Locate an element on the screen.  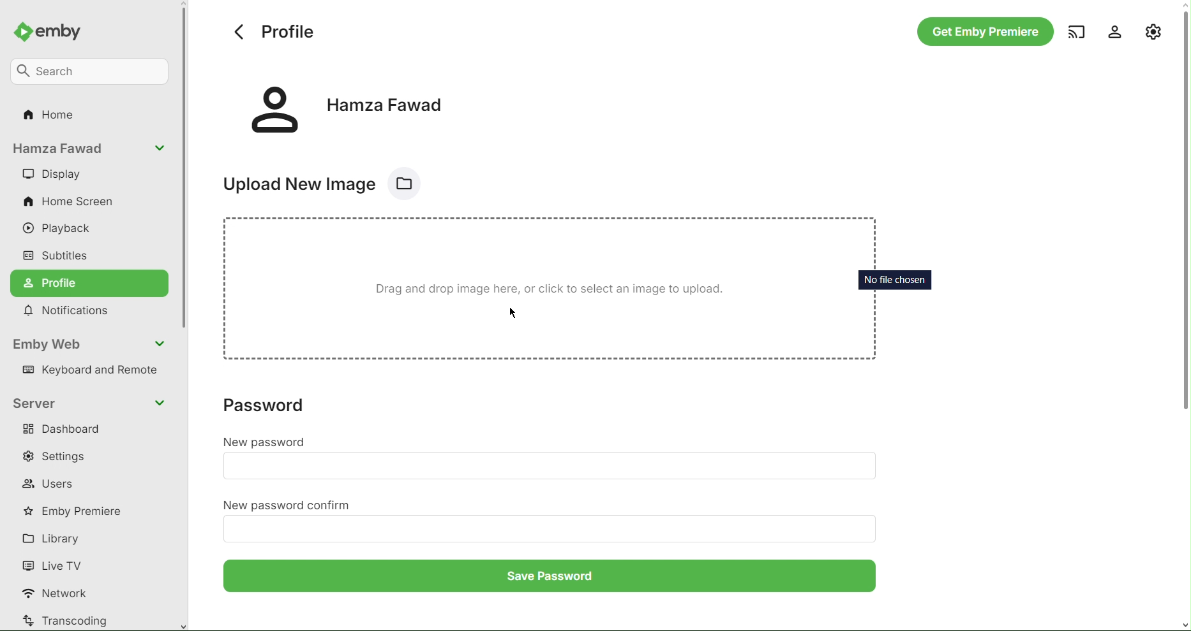
Library is located at coordinates (56, 538).